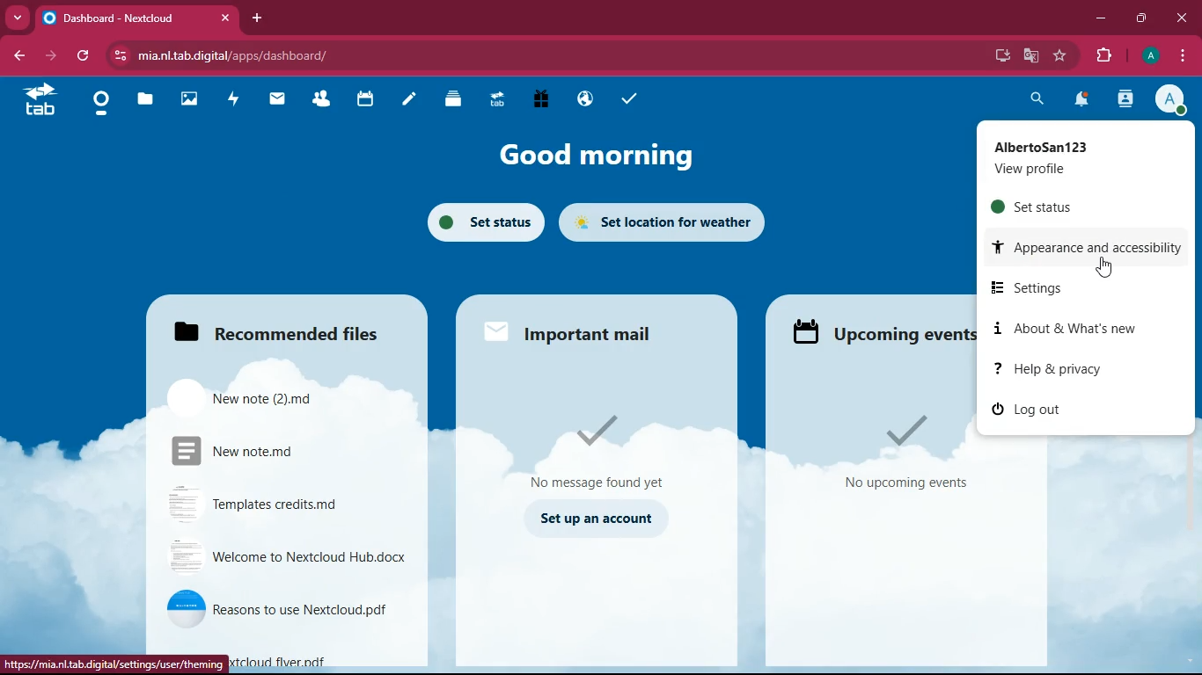  What do you see at coordinates (904, 453) in the screenshot?
I see `events` at bounding box center [904, 453].